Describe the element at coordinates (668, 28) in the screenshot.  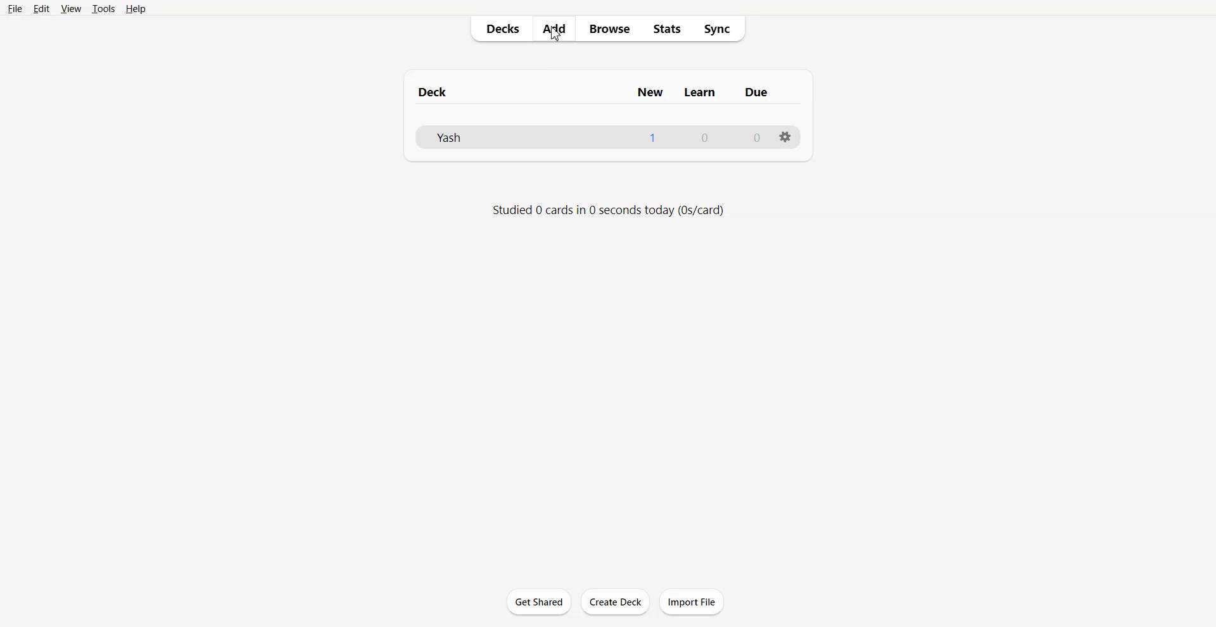
I see `Stats` at that location.